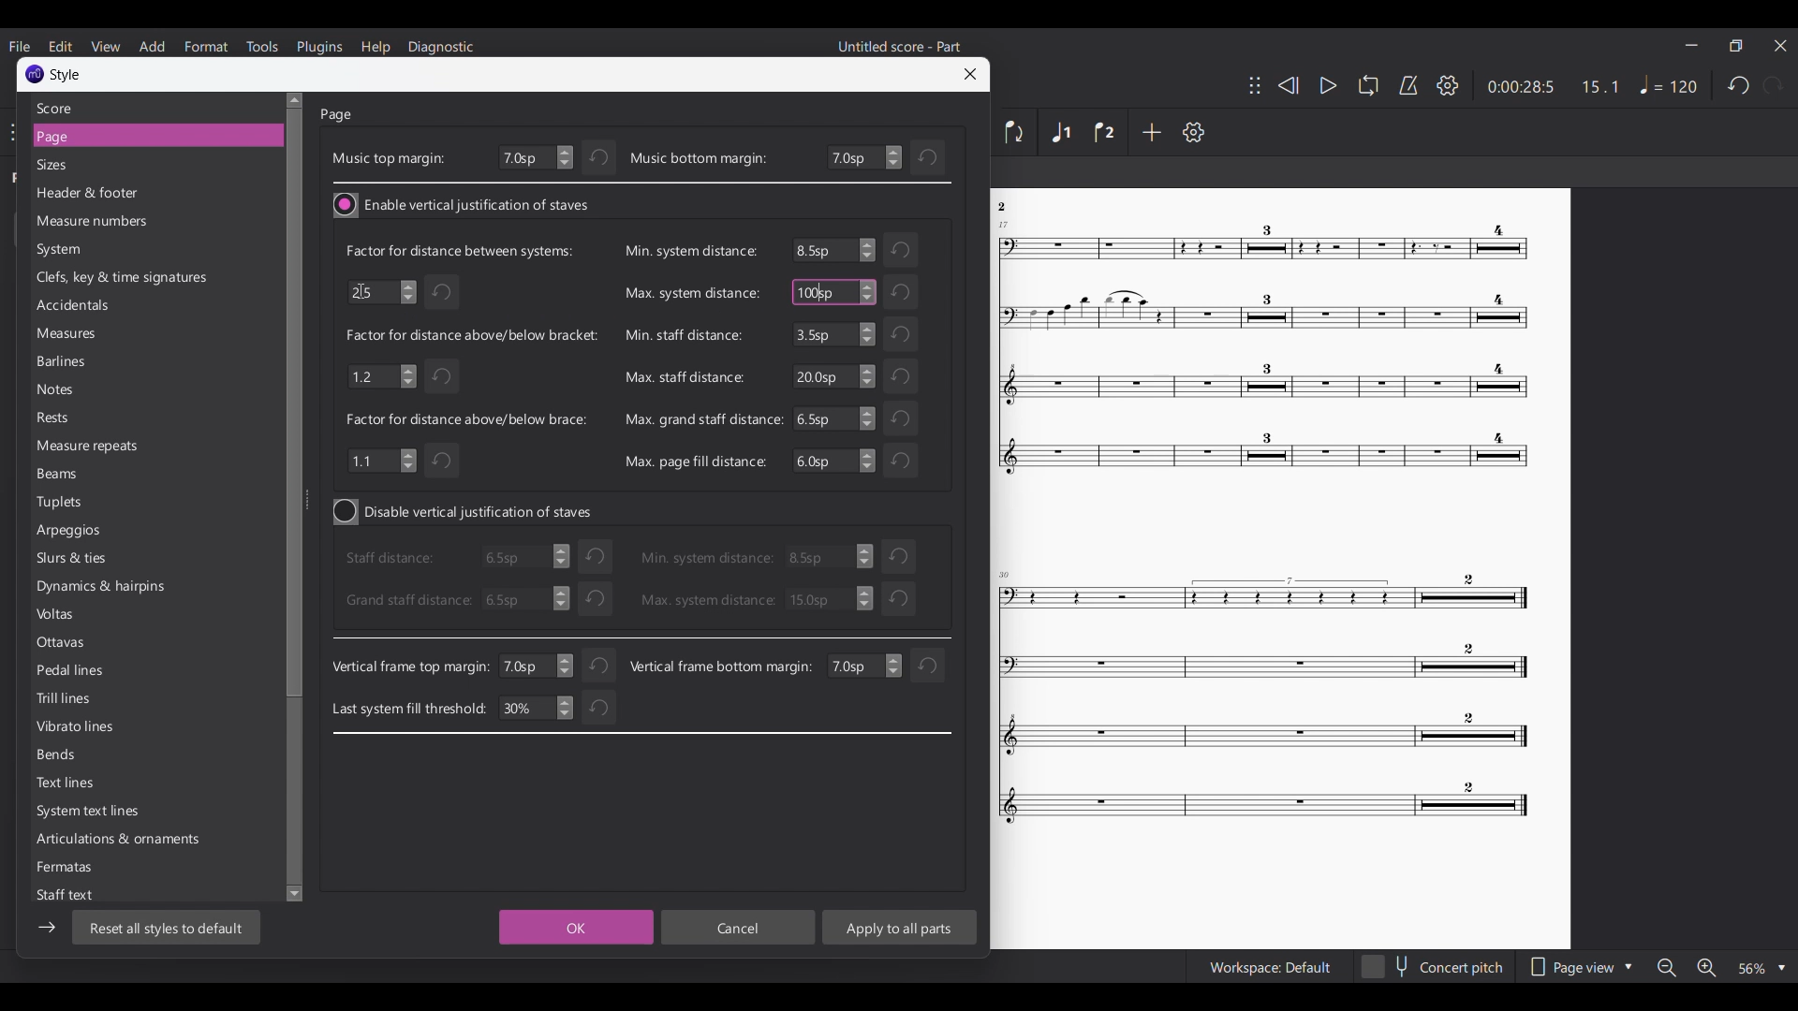  What do you see at coordinates (133, 307) in the screenshot?
I see `Accidentals` at bounding box center [133, 307].